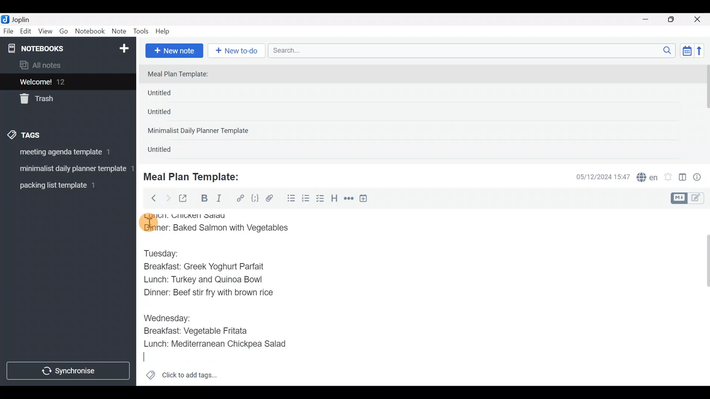  Describe the element at coordinates (699, 20) in the screenshot. I see `Close` at that location.